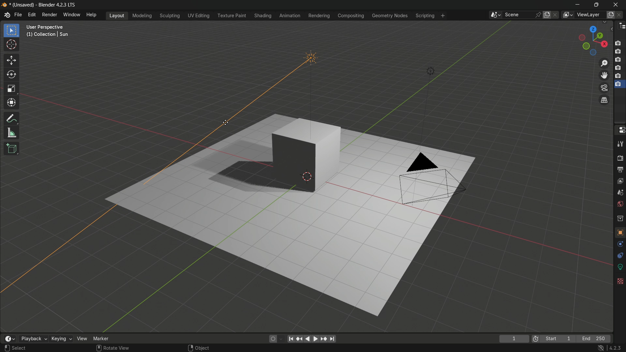 Image resolution: width=626 pixels, height=352 pixels. Describe the element at coordinates (18, 15) in the screenshot. I see `file menu` at that location.